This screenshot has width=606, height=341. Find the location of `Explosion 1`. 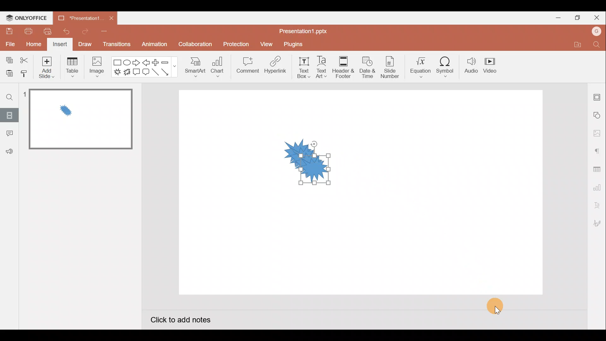

Explosion 1 is located at coordinates (116, 73).